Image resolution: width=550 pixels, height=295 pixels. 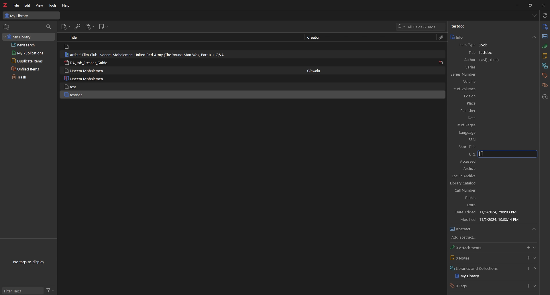 What do you see at coordinates (76, 37) in the screenshot?
I see `Title` at bounding box center [76, 37].